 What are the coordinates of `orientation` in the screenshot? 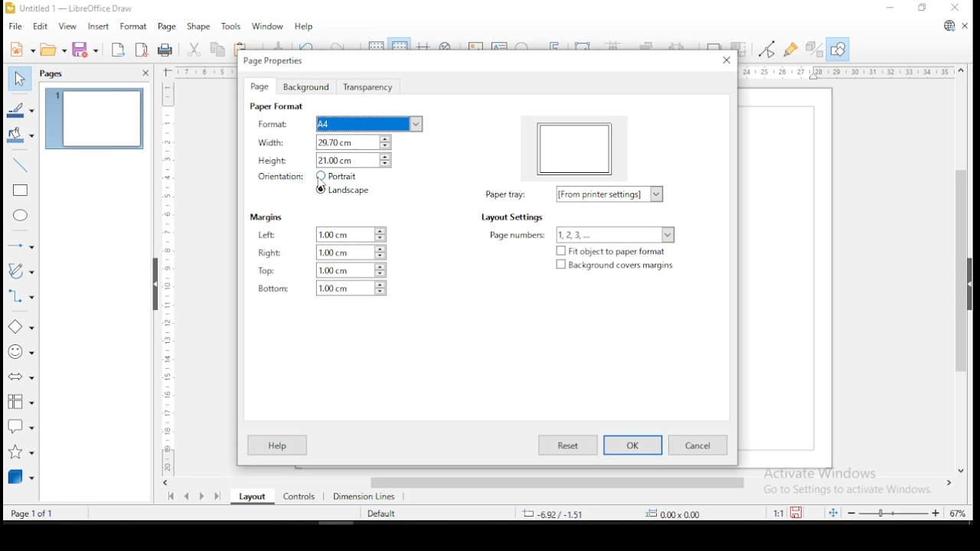 It's located at (282, 178).